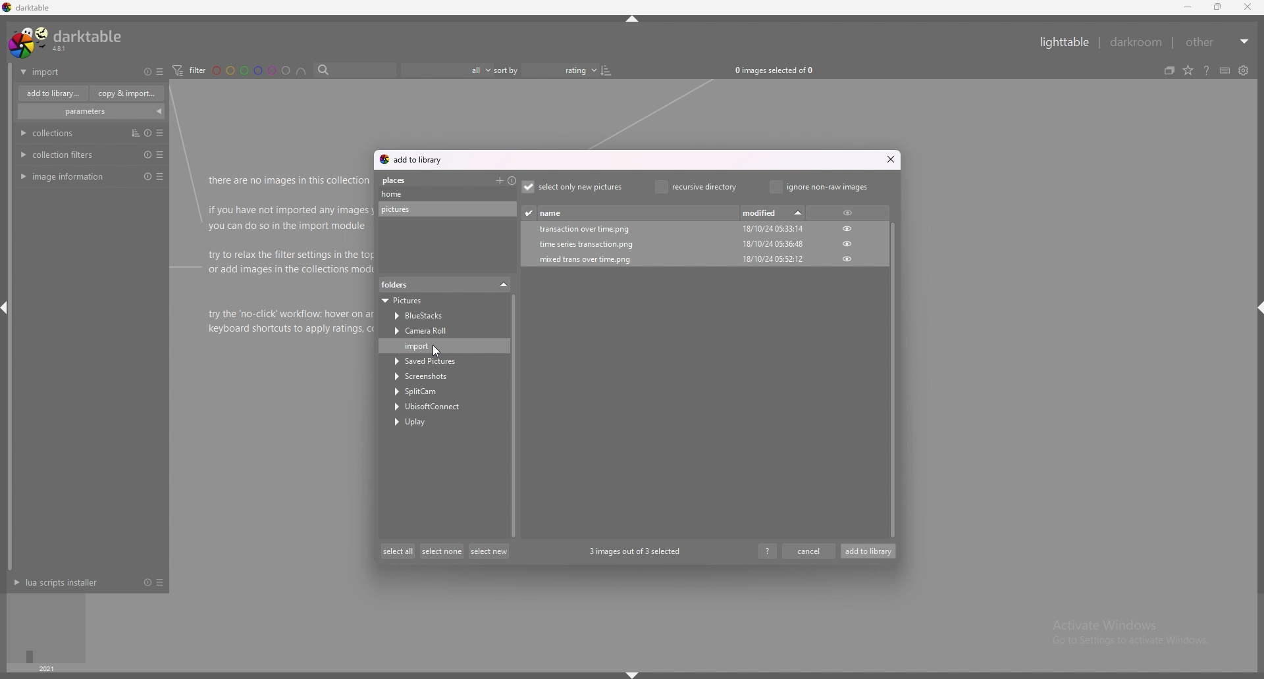 The height and width of the screenshot is (679, 1264). I want to click on SplitCam, so click(440, 391).